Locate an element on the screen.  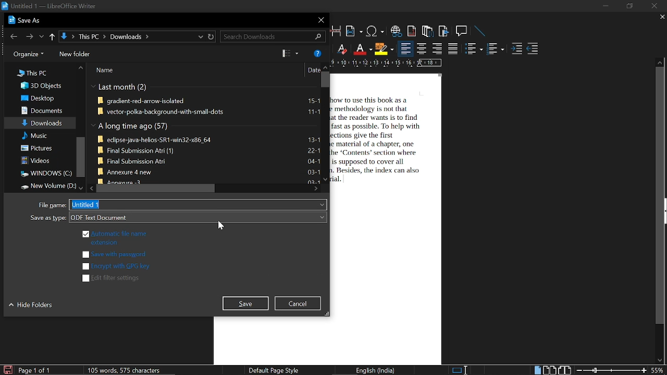
insert symbol is located at coordinates (376, 31).